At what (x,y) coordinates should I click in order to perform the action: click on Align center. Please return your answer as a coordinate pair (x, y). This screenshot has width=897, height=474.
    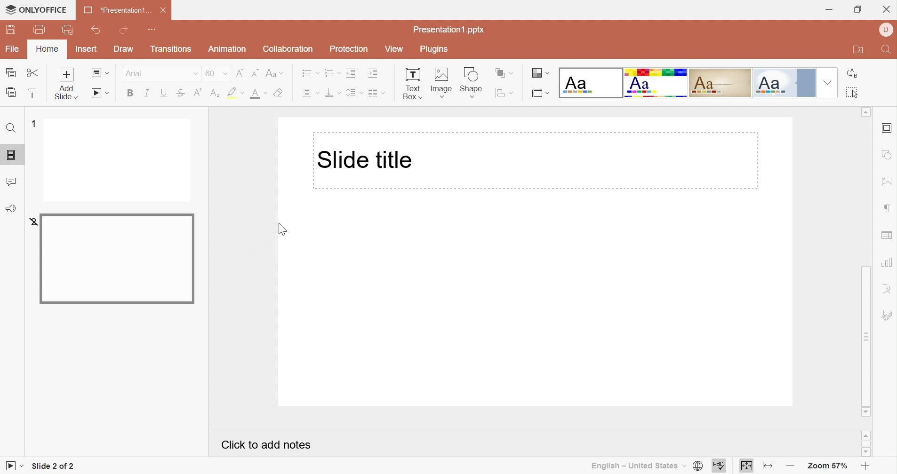
    Looking at the image, I should click on (311, 93).